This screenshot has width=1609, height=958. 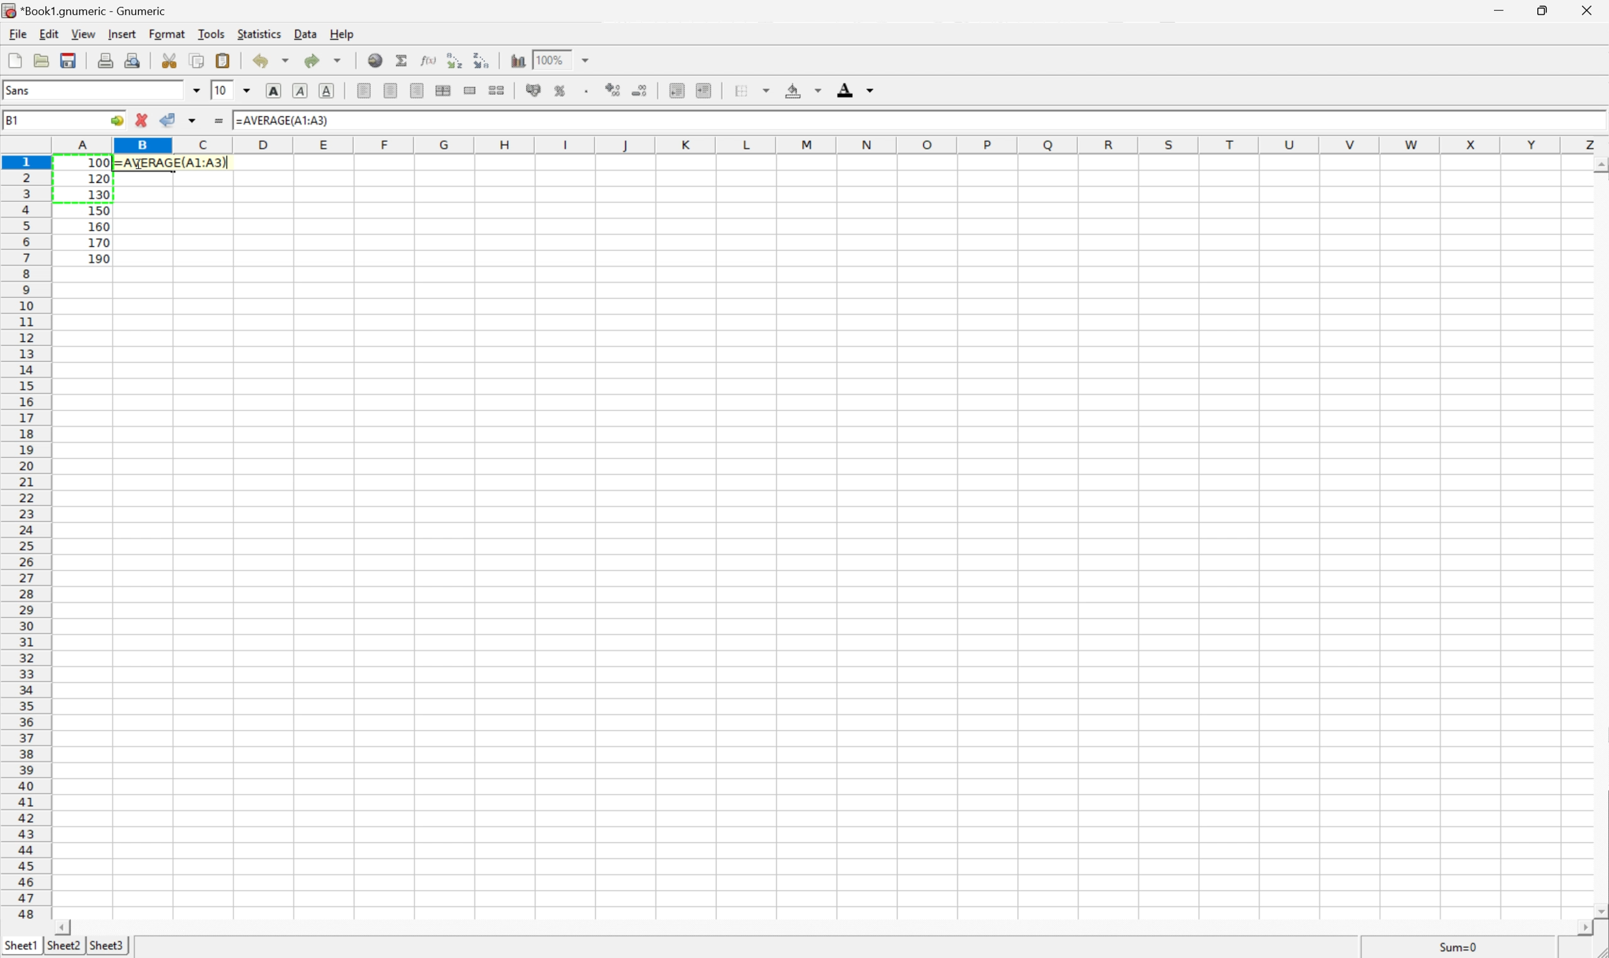 I want to click on Center horizontally across selection, so click(x=443, y=90).